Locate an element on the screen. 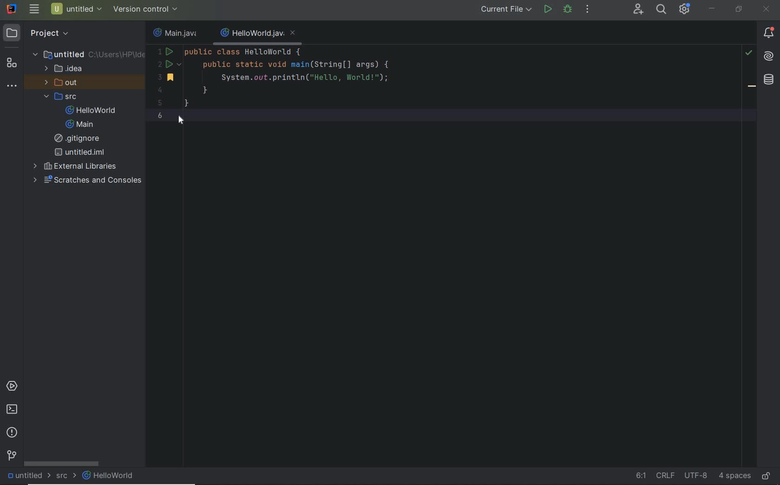 The height and width of the screenshot is (485, 780). debug is located at coordinates (567, 9).